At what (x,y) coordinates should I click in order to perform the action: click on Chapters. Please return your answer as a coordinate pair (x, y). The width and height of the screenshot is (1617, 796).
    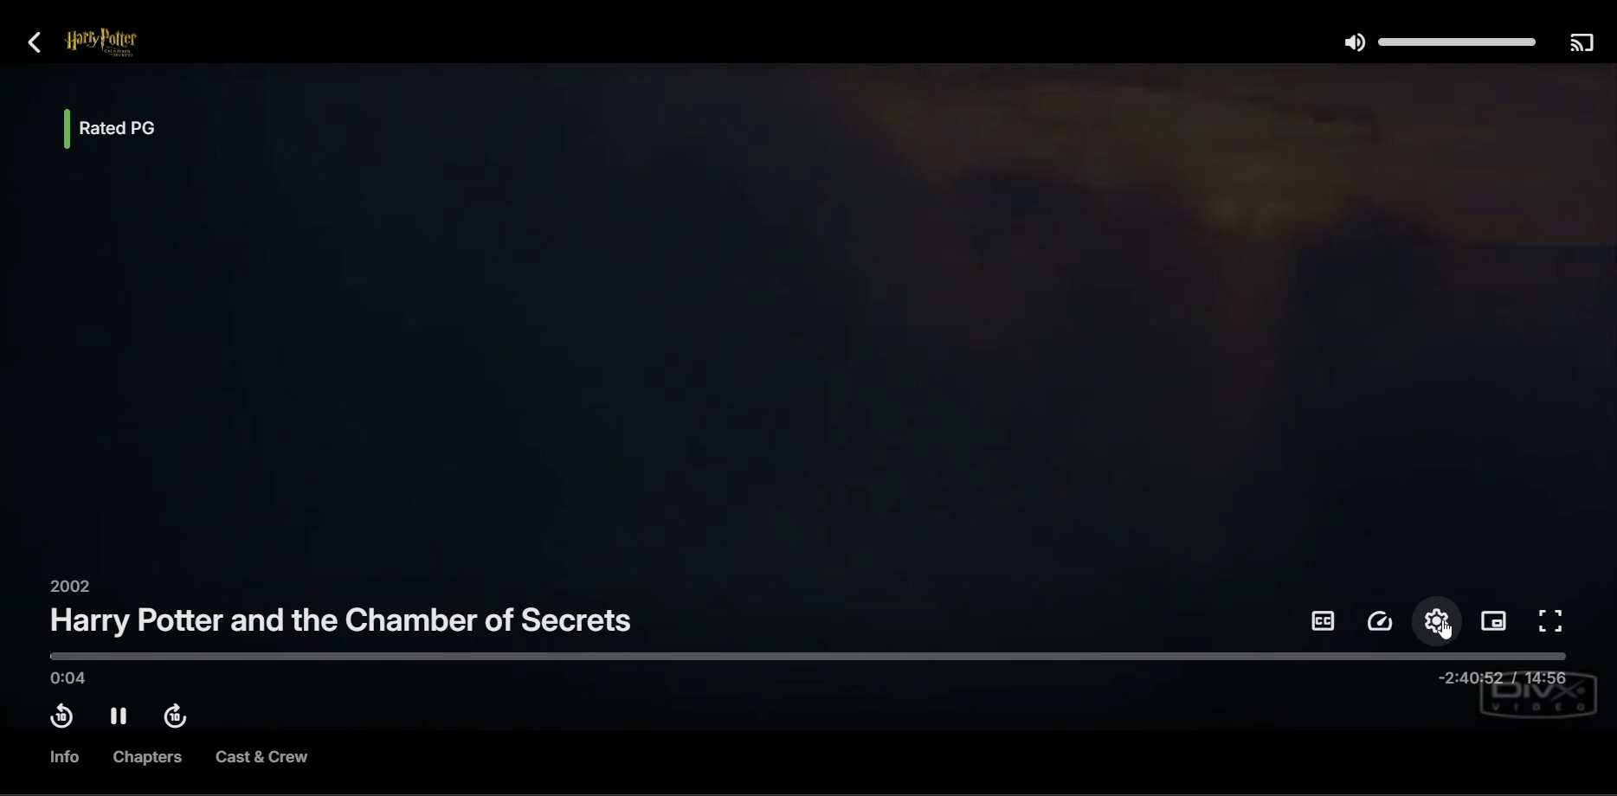
    Looking at the image, I should click on (149, 759).